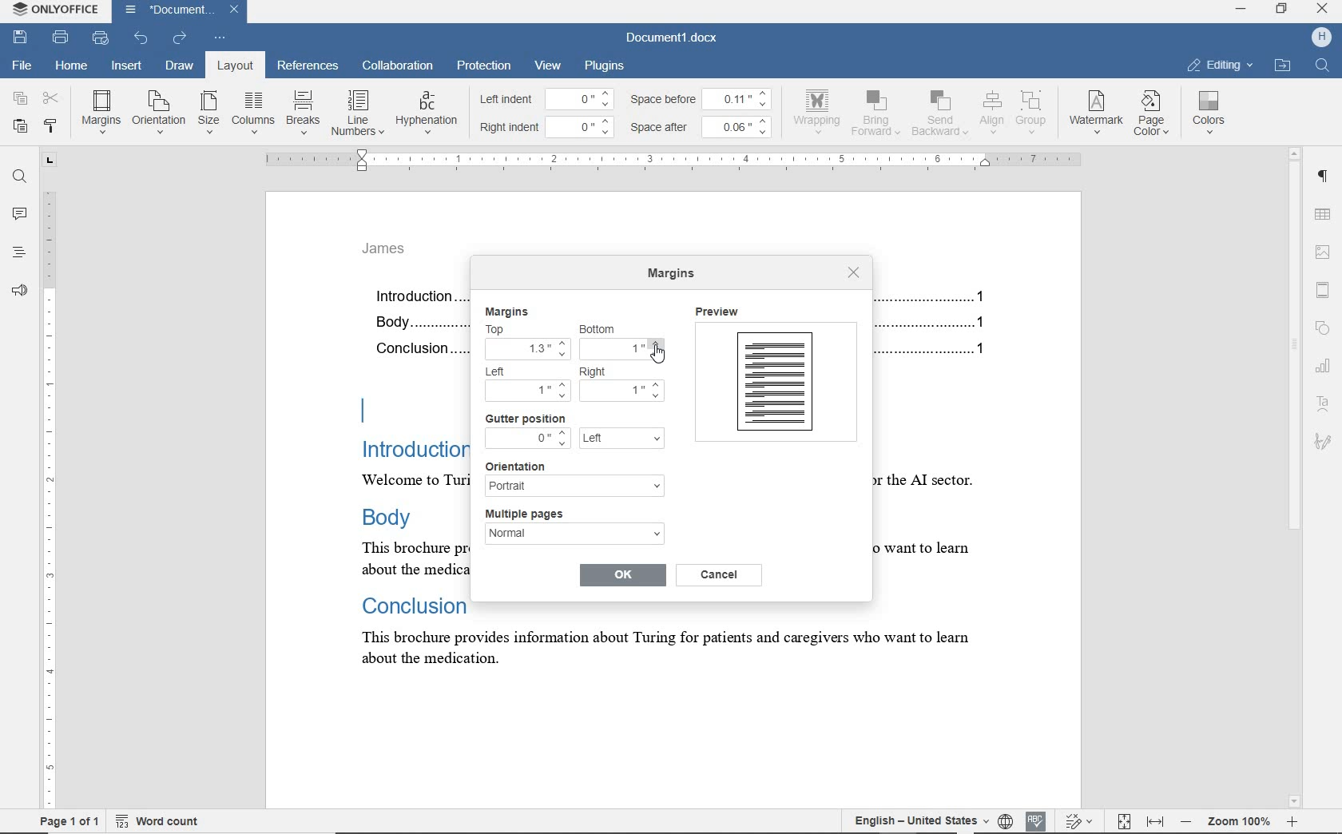 This screenshot has width=1342, height=834. What do you see at coordinates (548, 66) in the screenshot?
I see `view` at bounding box center [548, 66].